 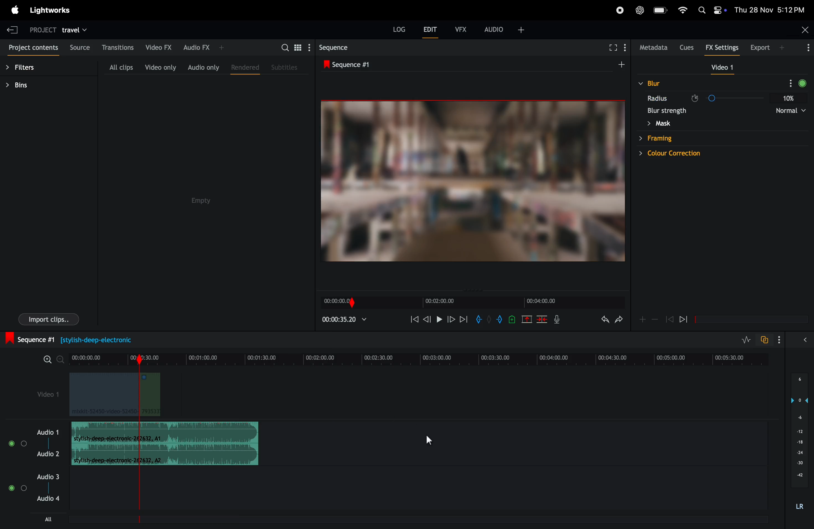 What do you see at coordinates (686, 47) in the screenshot?
I see `cues` at bounding box center [686, 47].